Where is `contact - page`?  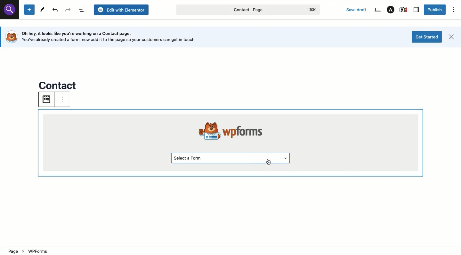 contact - page is located at coordinates (226, 11).